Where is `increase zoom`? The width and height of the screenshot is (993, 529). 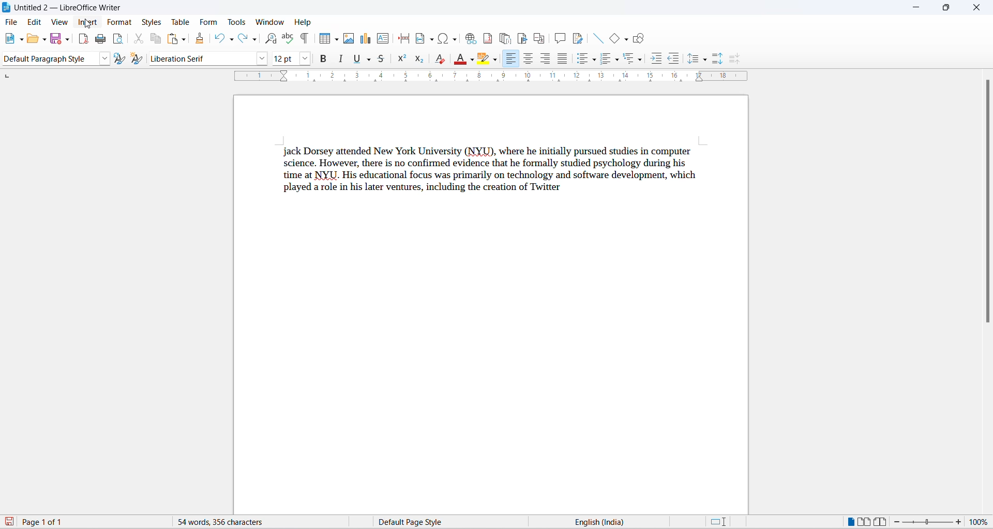
increase zoom is located at coordinates (961, 524).